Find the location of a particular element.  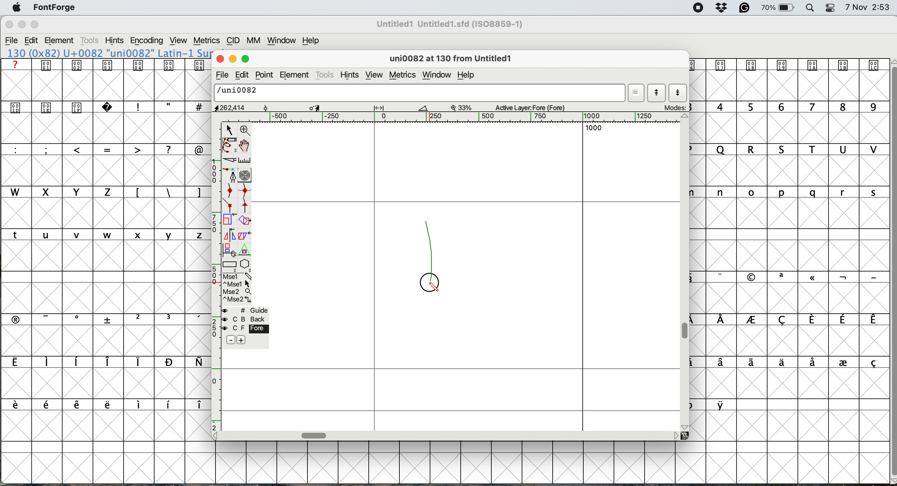

maximise is located at coordinates (34, 24).